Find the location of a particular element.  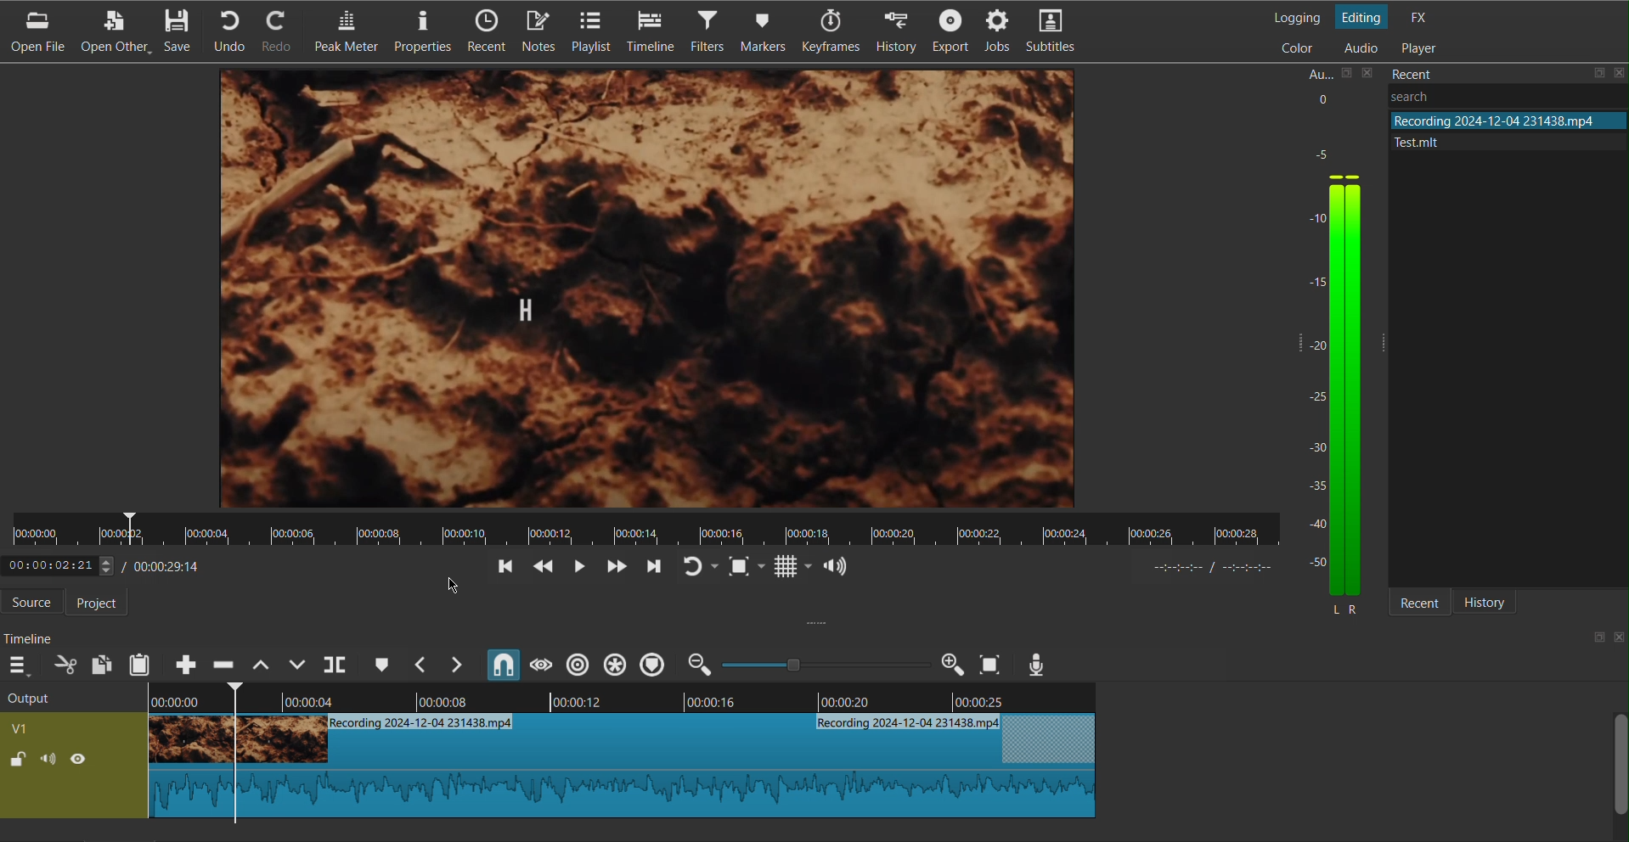

Redo is located at coordinates (284, 30).